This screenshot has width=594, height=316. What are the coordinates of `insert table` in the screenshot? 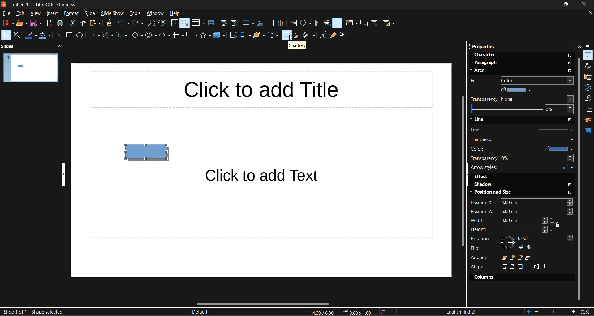 It's located at (247, 24).